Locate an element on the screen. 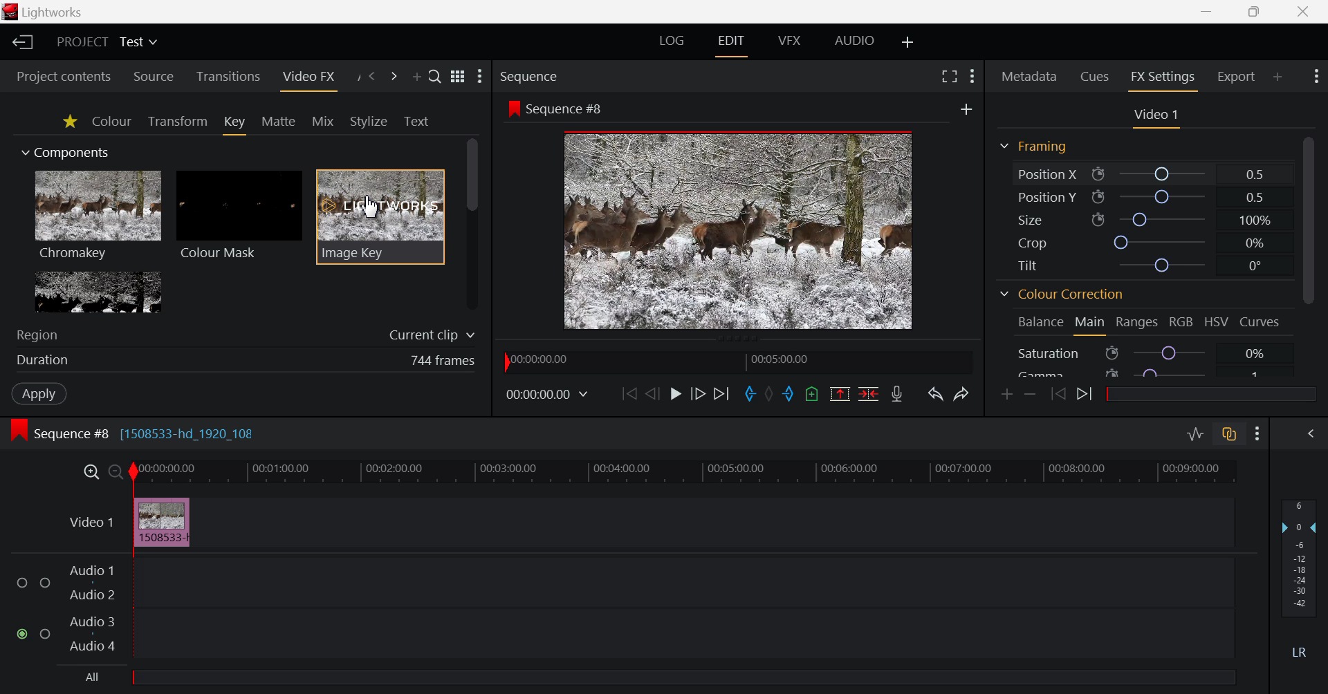 This screenshot has width=1328, height=694. Show Settings is located at coordinates (971, 75).